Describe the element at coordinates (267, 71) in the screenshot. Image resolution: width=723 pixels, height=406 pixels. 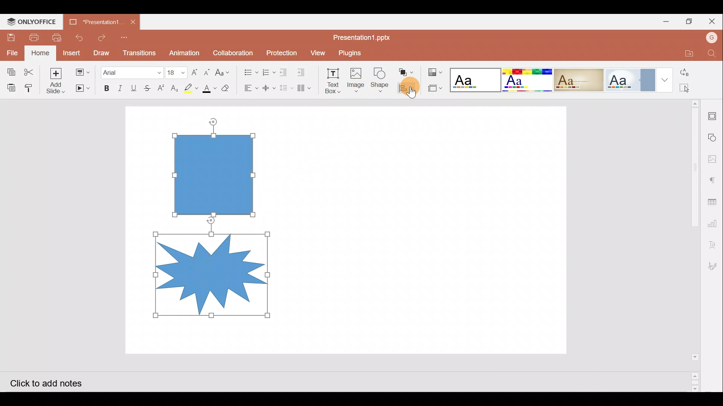
I see `Numbering` at that location.